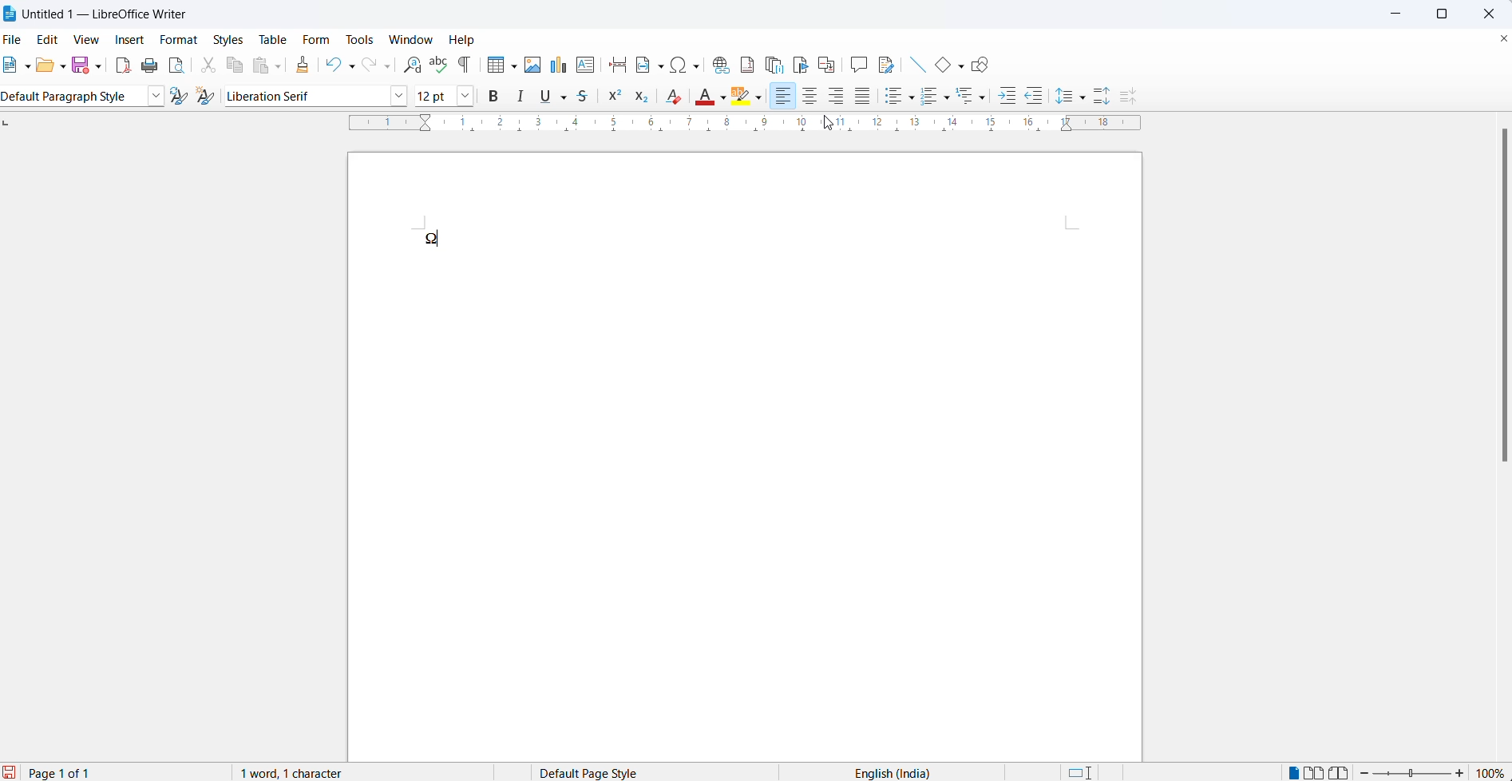 The width and height of the screenshot is (1512, 781). What do you see at coordinates (228, 39) in the screenshot?
I see `styles` at bounding box center [228, 39].